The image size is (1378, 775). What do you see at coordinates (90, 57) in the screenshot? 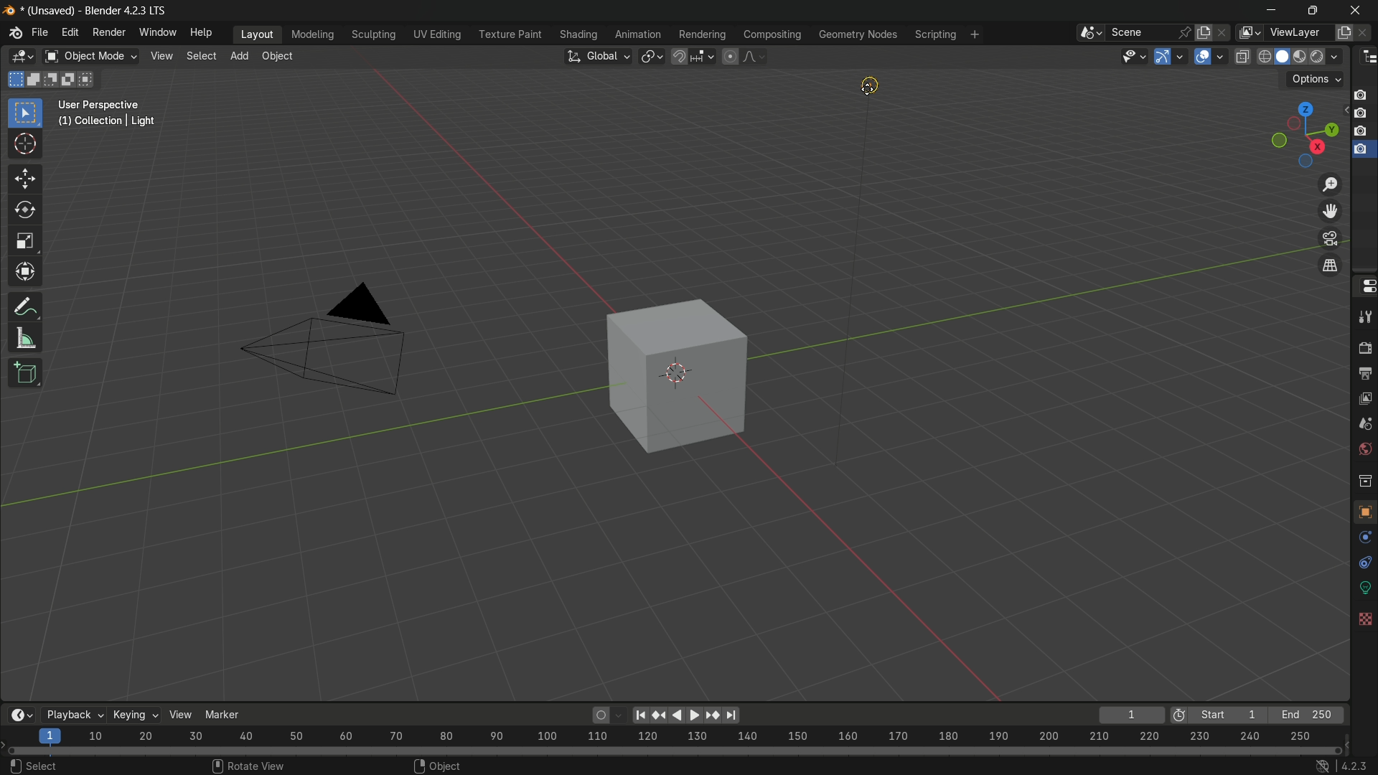
I see `object mode` at bounding box center [90, 57].